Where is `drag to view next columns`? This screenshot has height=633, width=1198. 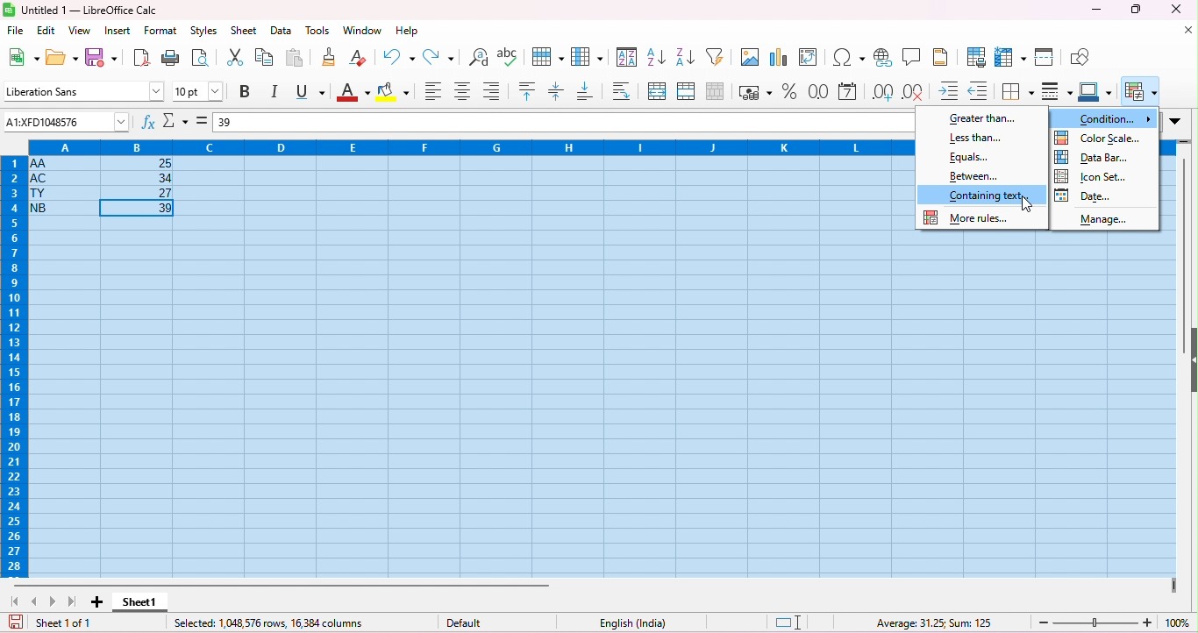 drag to view next columns is located at coordinates (1173, 584).